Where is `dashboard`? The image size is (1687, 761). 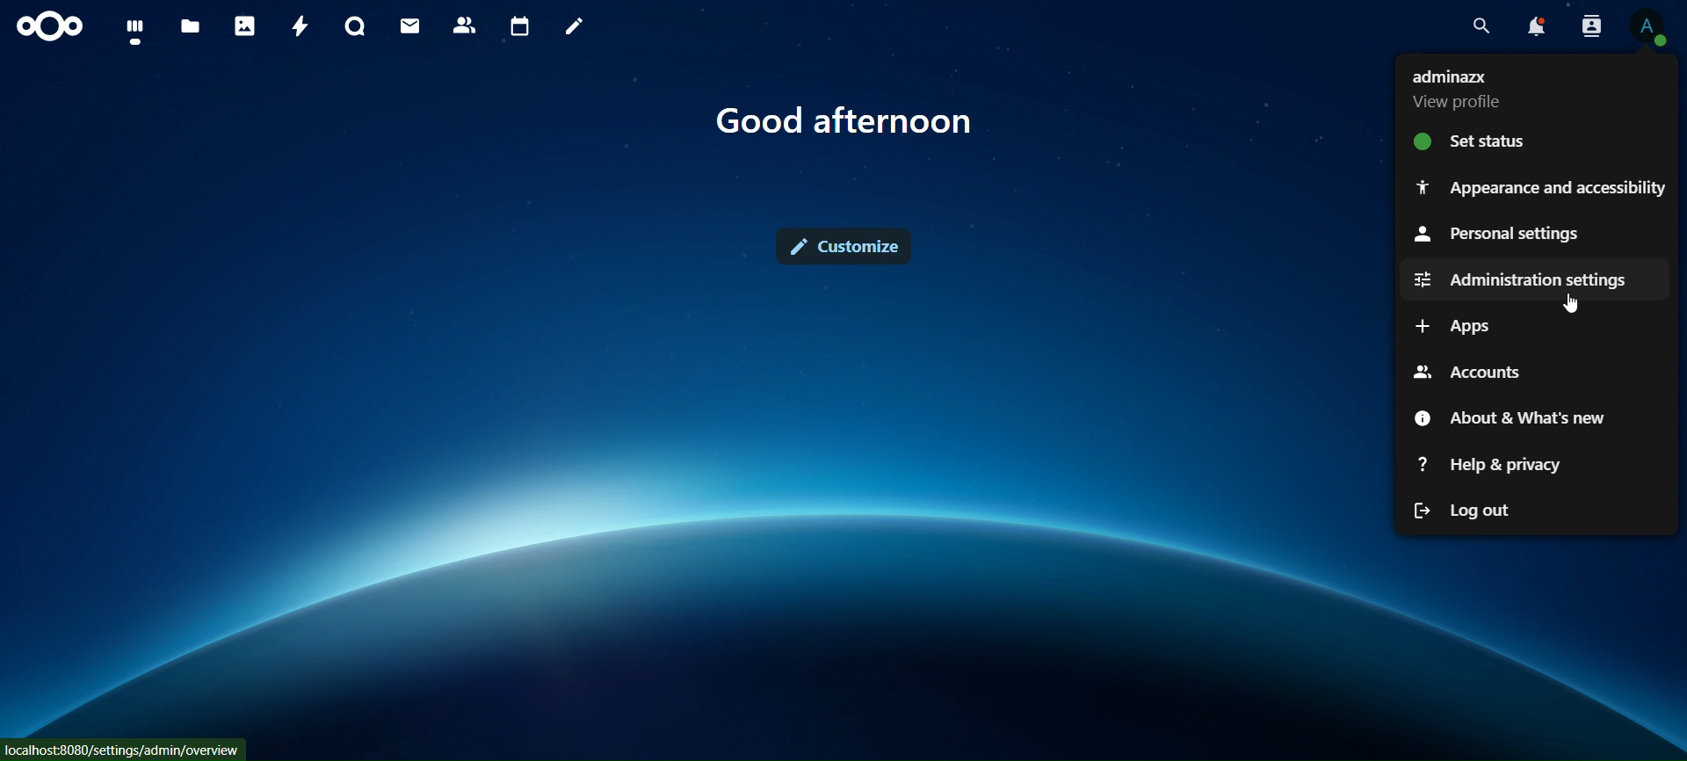 dashboard is located at coordinates (133, 33).